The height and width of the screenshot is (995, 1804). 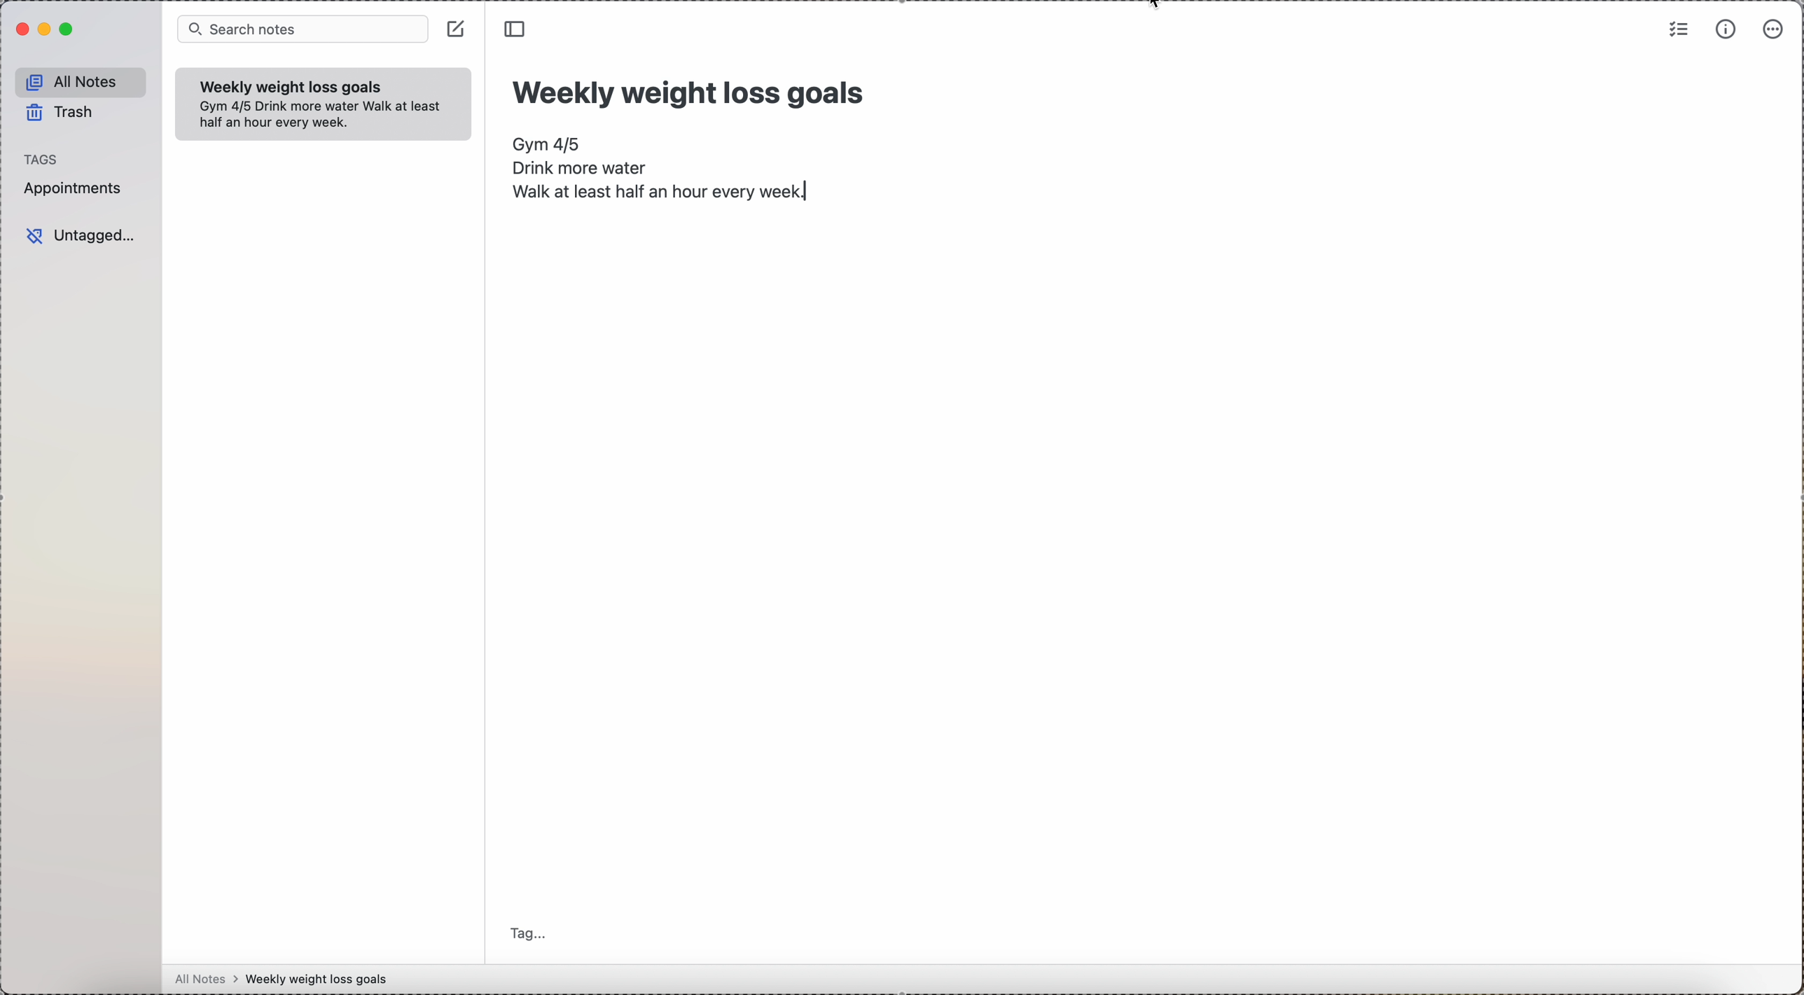 What do you see at coordinates (663, 193) in the screenshot?
I see `walk at least half an hour every week` at bounding box center [663, 193].